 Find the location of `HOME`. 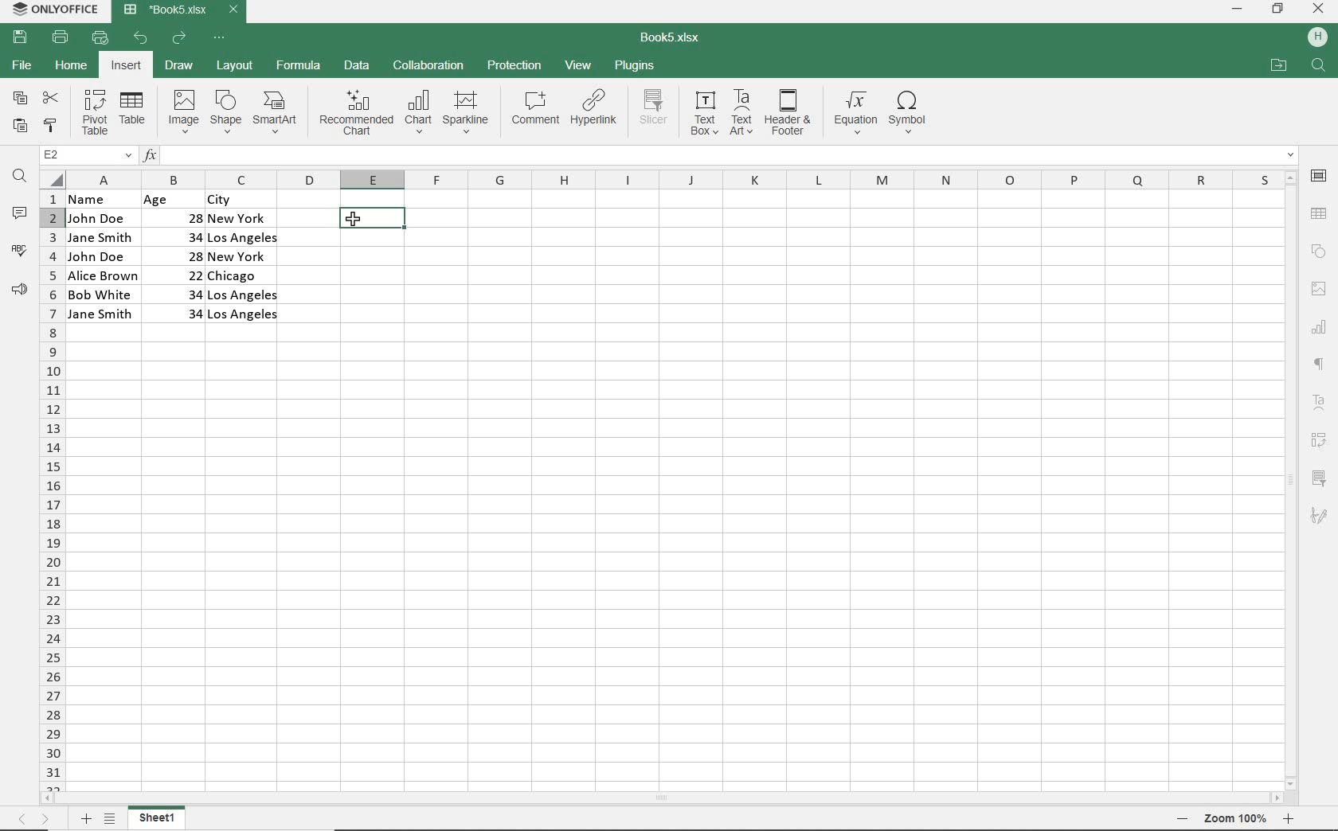

HOME is located at coordinates (70, 64).